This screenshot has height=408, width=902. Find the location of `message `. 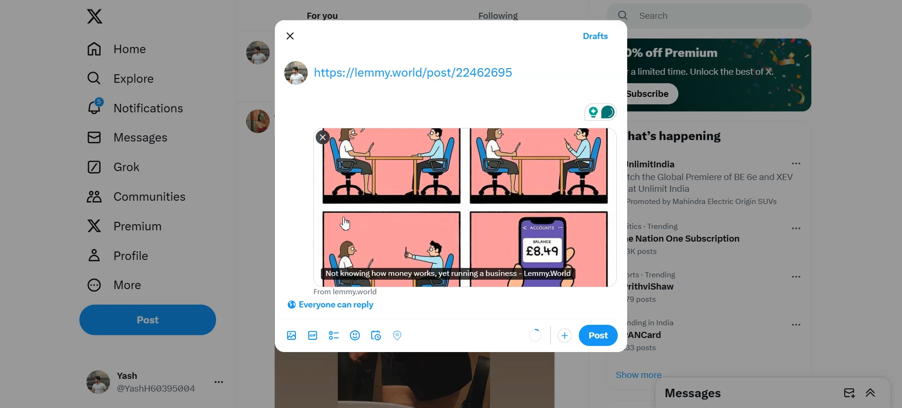

message  is located at coordinates (700, 393).